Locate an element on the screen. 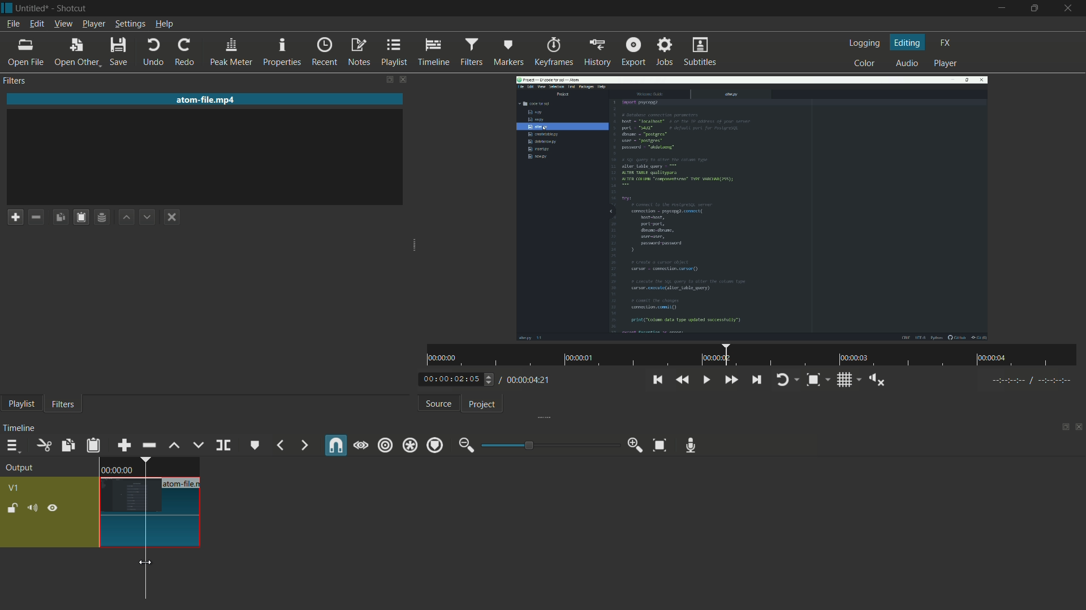  save is located at coordinates (119, 51).